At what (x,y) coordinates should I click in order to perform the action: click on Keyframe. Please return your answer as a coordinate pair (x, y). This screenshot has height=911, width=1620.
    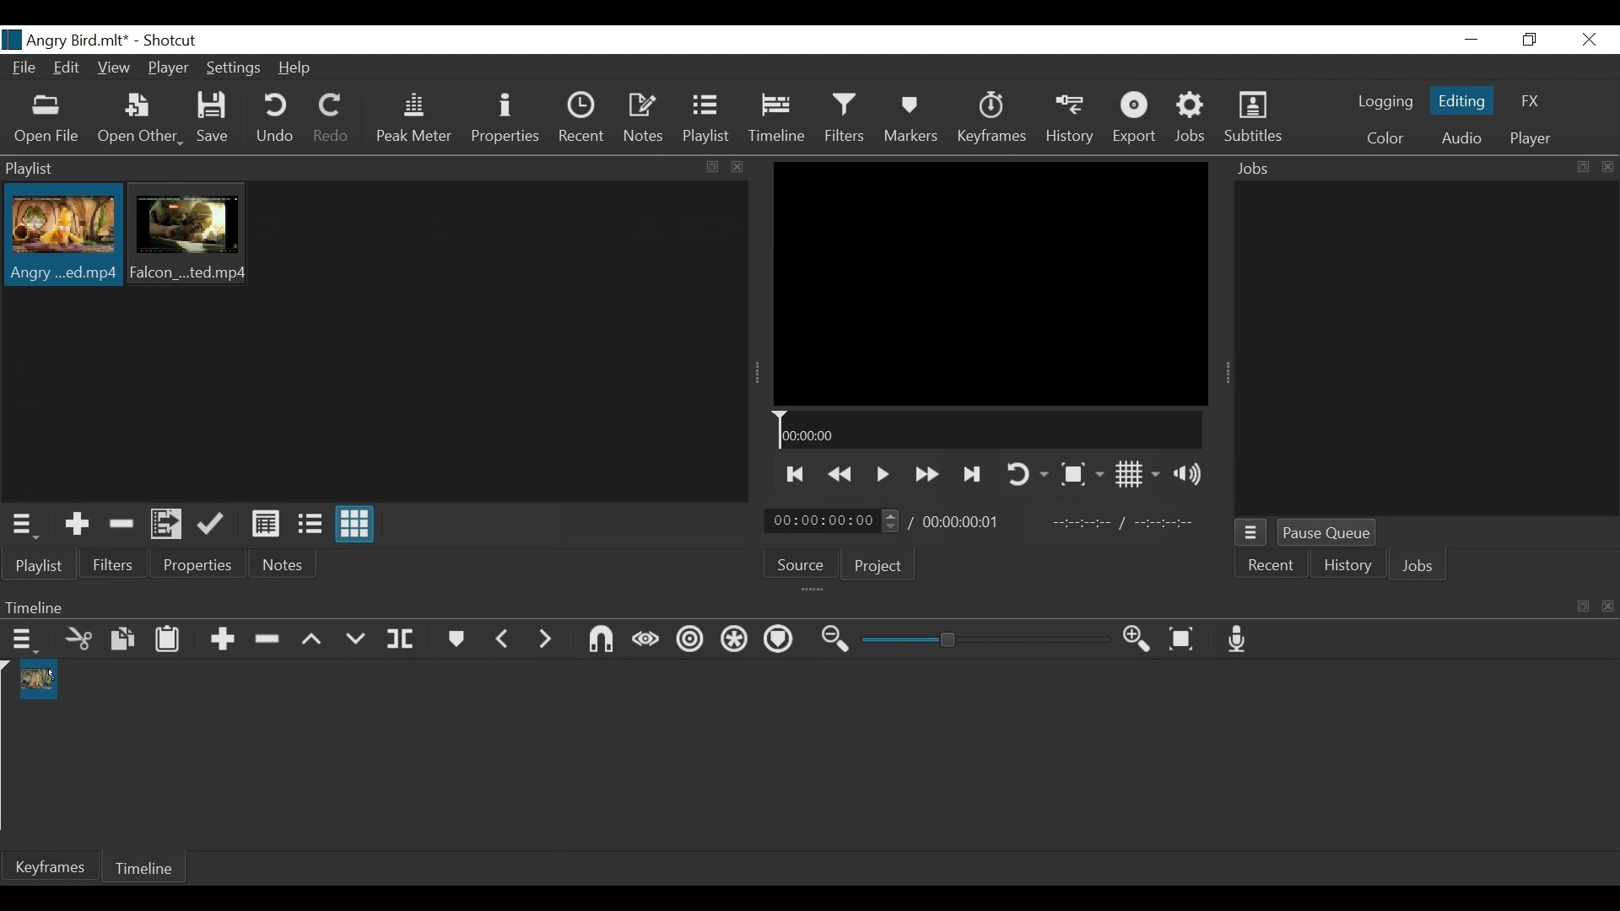
    Looking at the image, I should click on (49, 867).